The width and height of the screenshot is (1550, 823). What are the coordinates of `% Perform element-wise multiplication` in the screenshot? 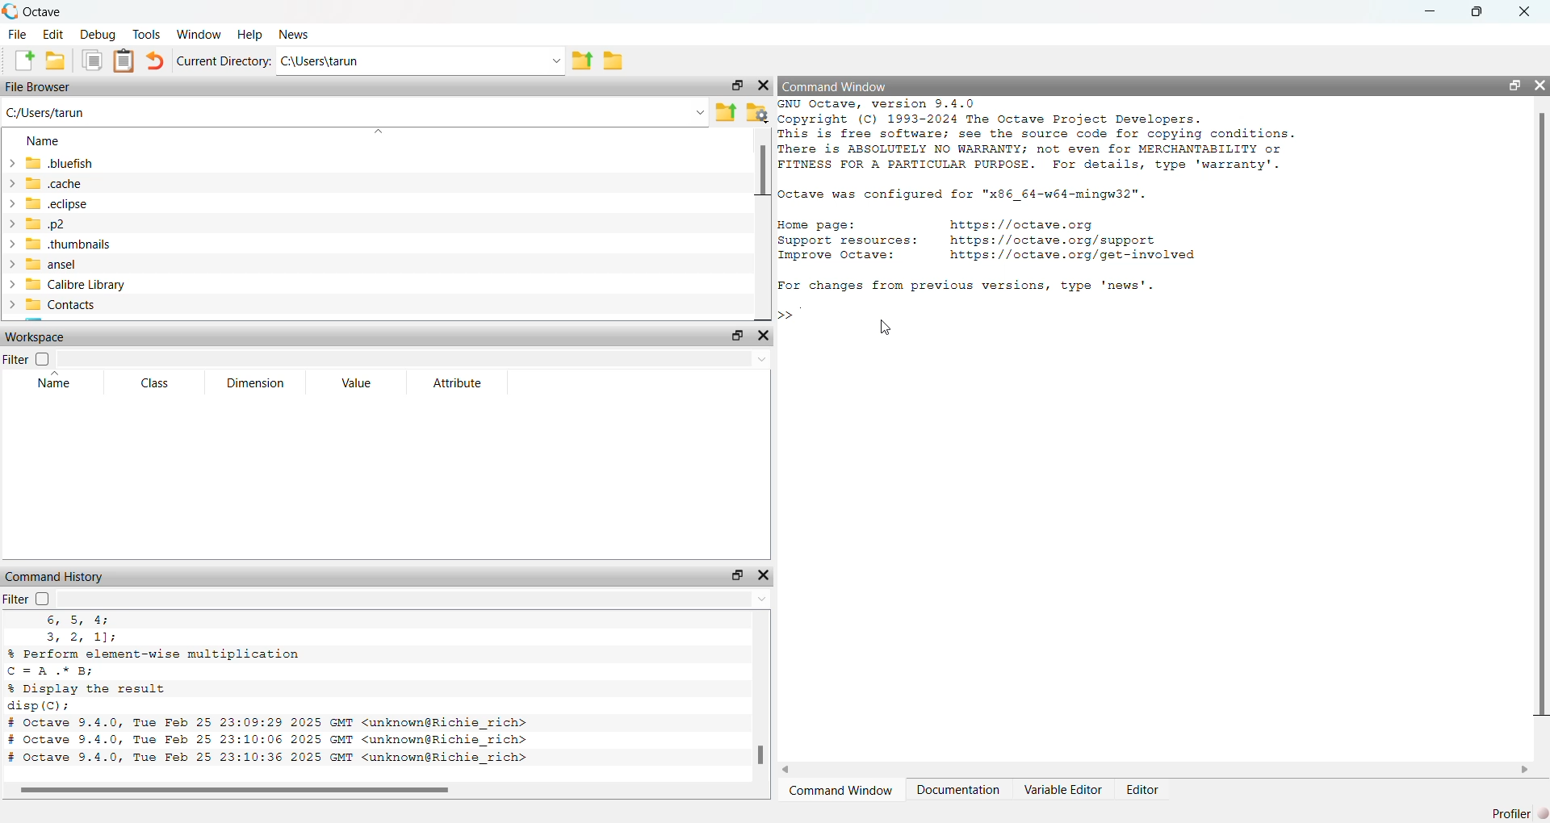 It's located at (155, 653).